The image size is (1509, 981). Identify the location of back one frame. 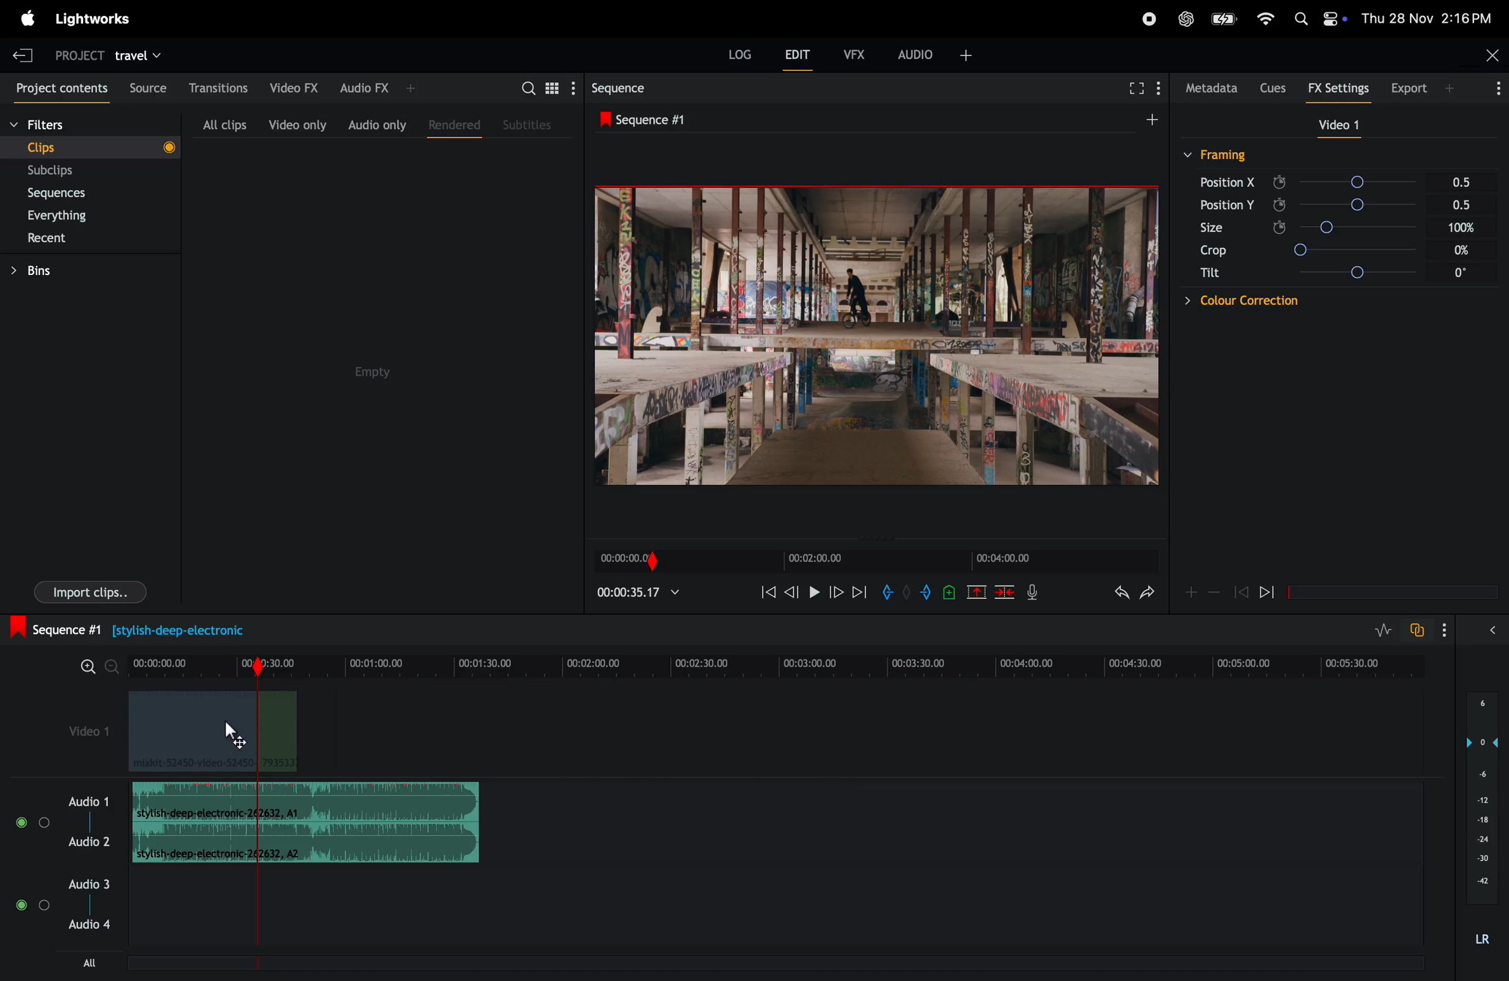
(793, 591).